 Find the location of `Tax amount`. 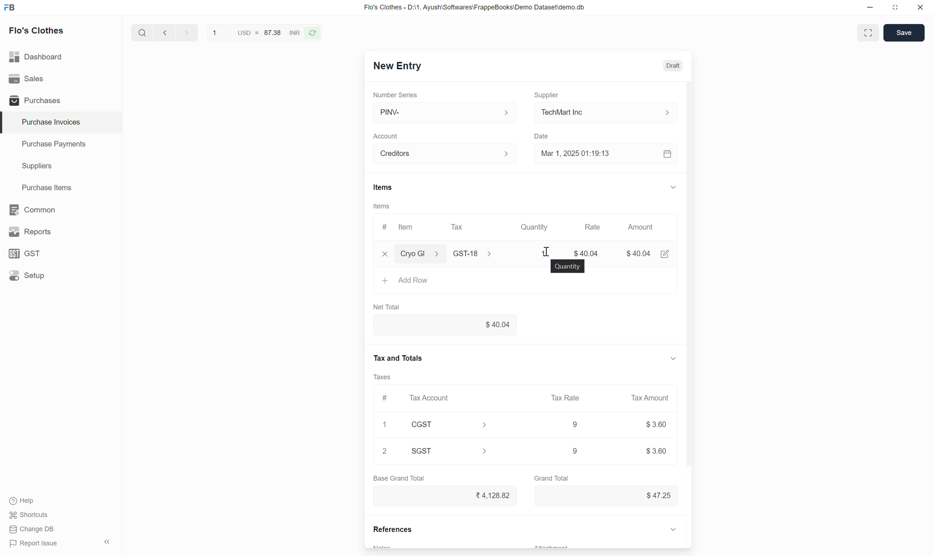

Tax amount is located at coordinates (646, 398).